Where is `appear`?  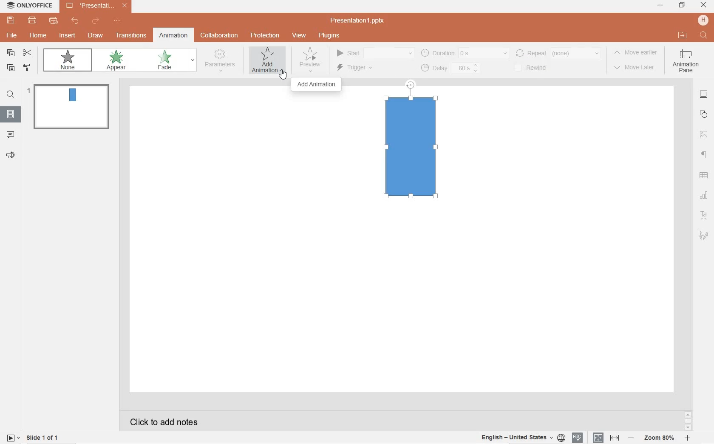
appear is located at coordinates (118, 61).